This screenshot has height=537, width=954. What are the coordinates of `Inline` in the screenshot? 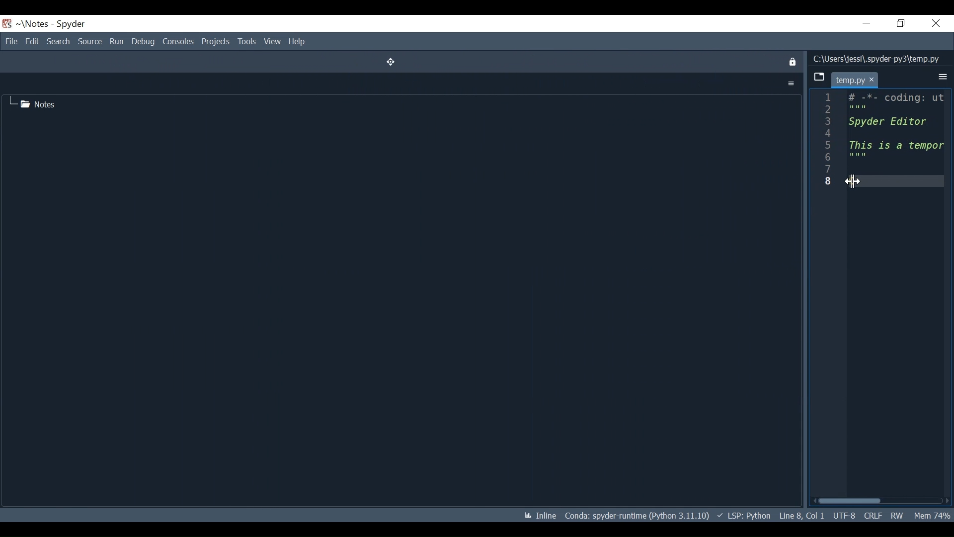 It's located at (537, 514).